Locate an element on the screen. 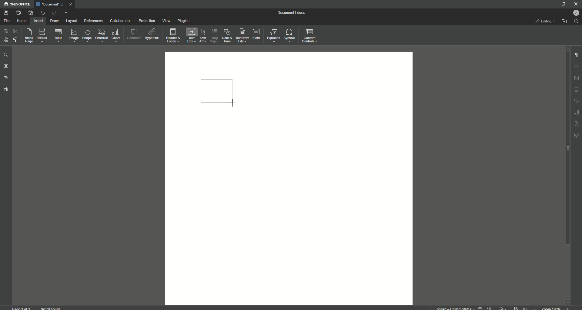  Scroll is located at coordinates (566, 152).